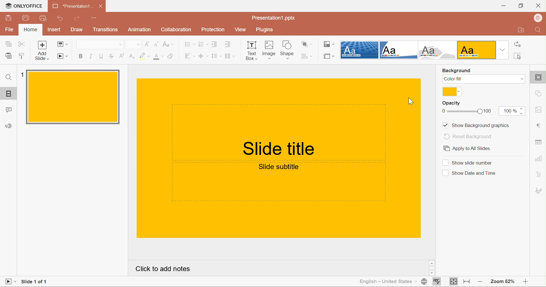 The image size is (546, 287). Describe the element at coordinates (250, 50) in the screenshot. I see `Text Box` at that location.